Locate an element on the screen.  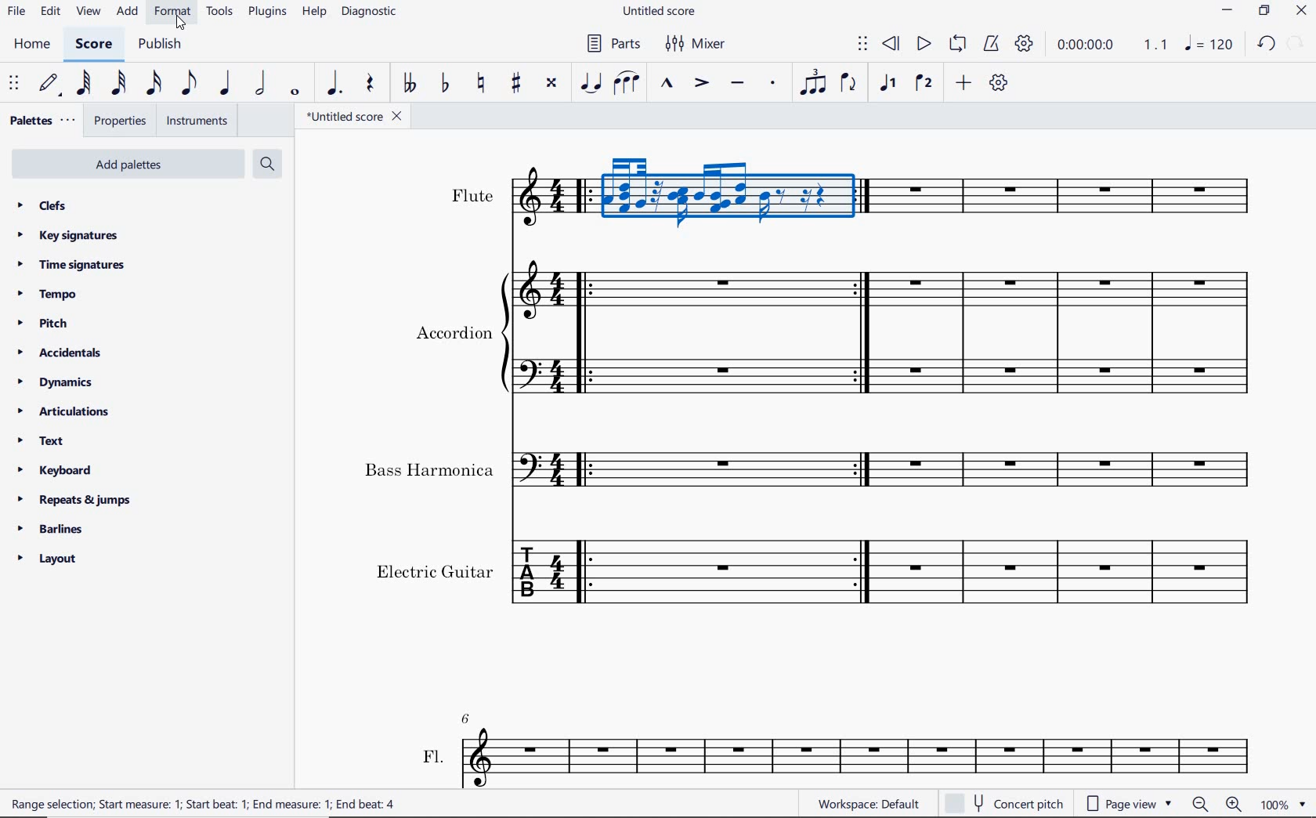
accent is located at coordinates (698, 84).